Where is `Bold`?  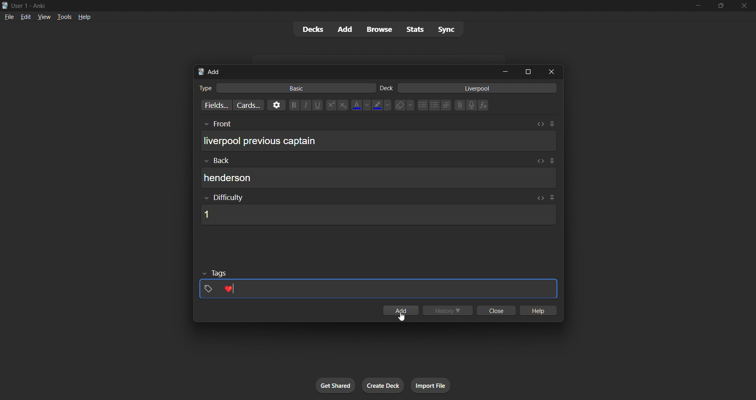 Bold is located at coordinates (294, 104).